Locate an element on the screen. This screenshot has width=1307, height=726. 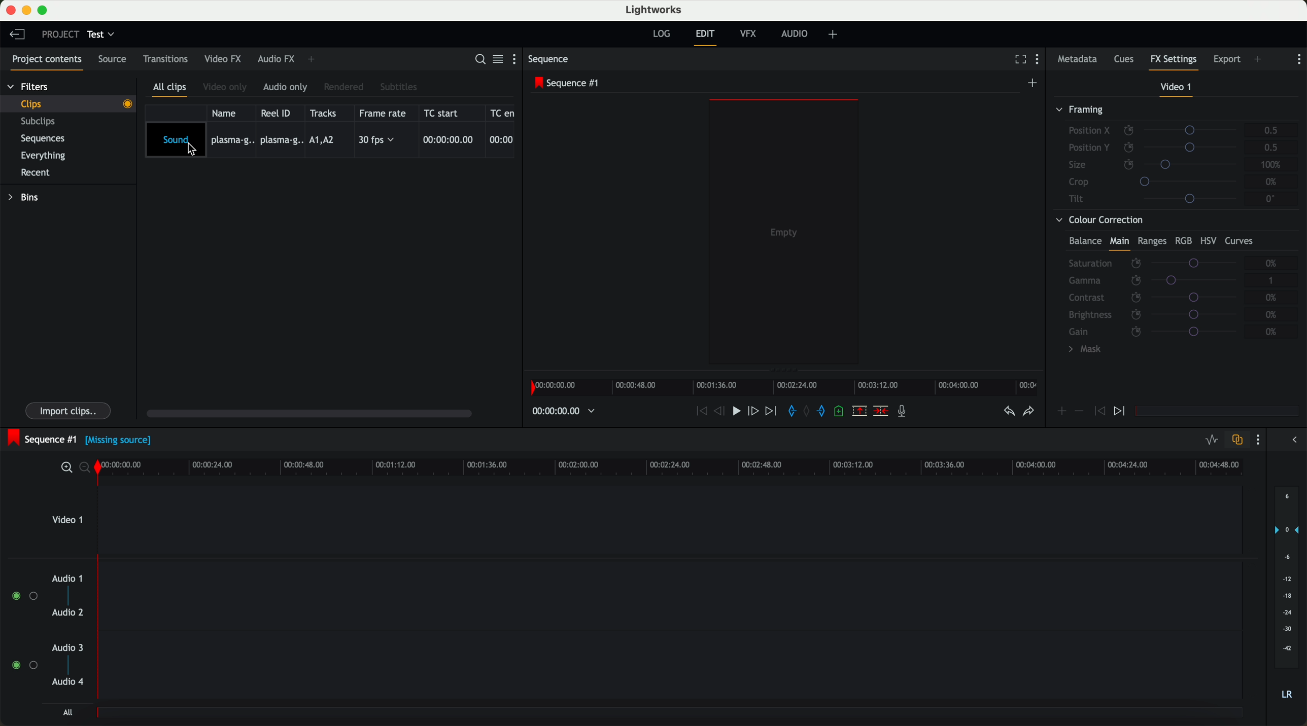
sequence is located at coordinates (552, 60).